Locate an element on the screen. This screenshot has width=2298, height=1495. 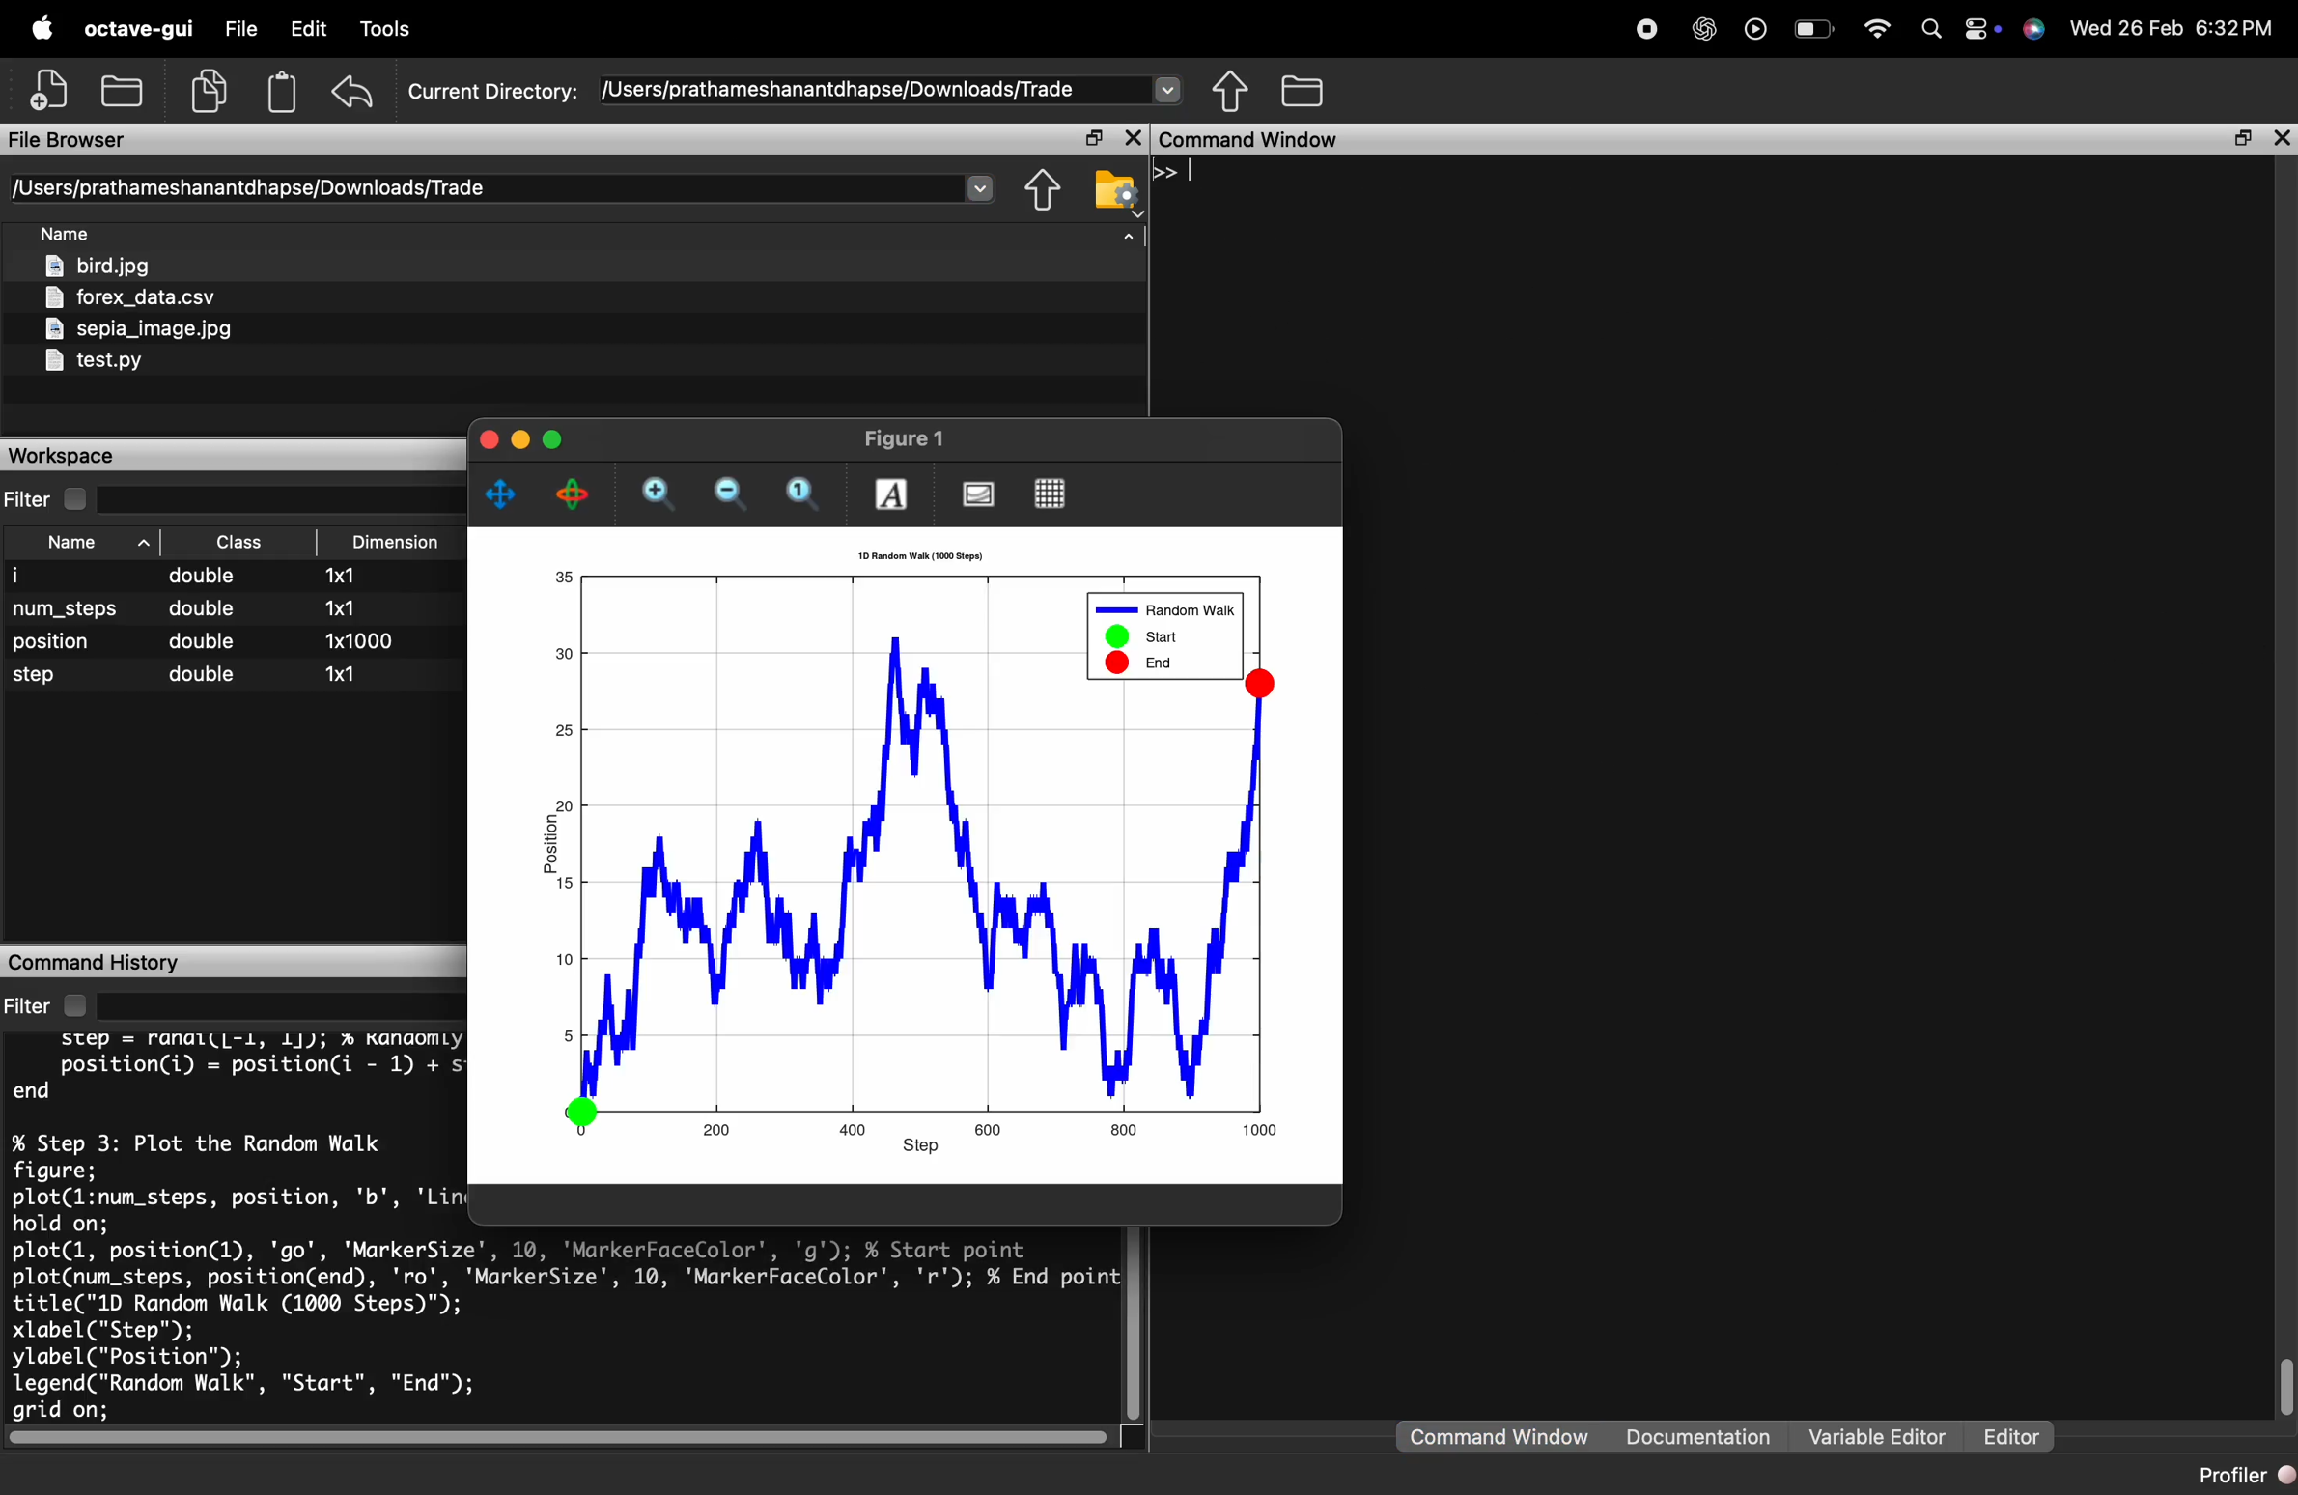
graph is located at coordinates (1053, 494).